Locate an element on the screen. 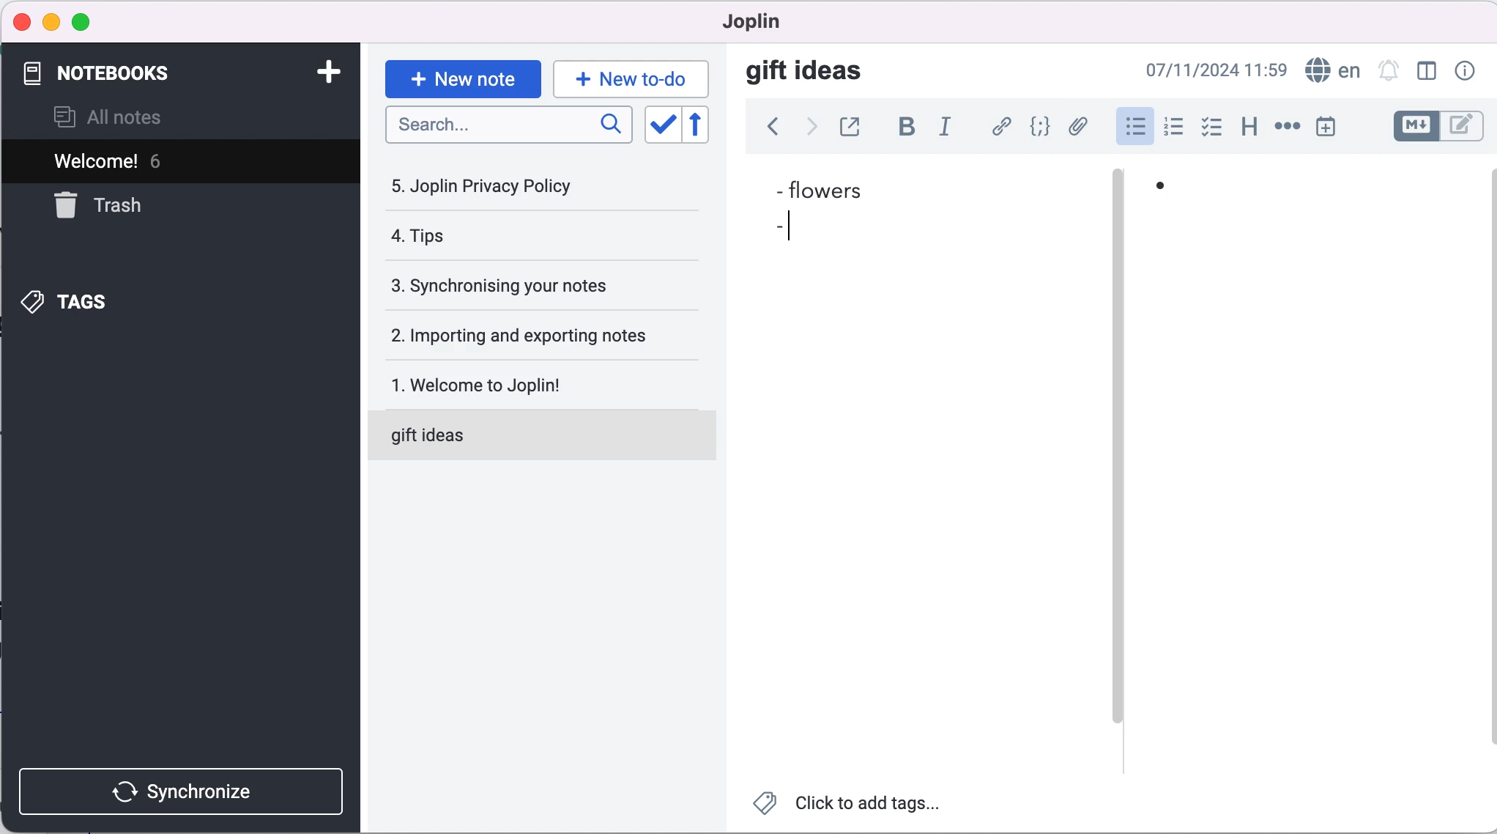 Image resolution: width=1497 pixels, height=834 pixels. welcome! 6 is located at coordinates (175, 162).